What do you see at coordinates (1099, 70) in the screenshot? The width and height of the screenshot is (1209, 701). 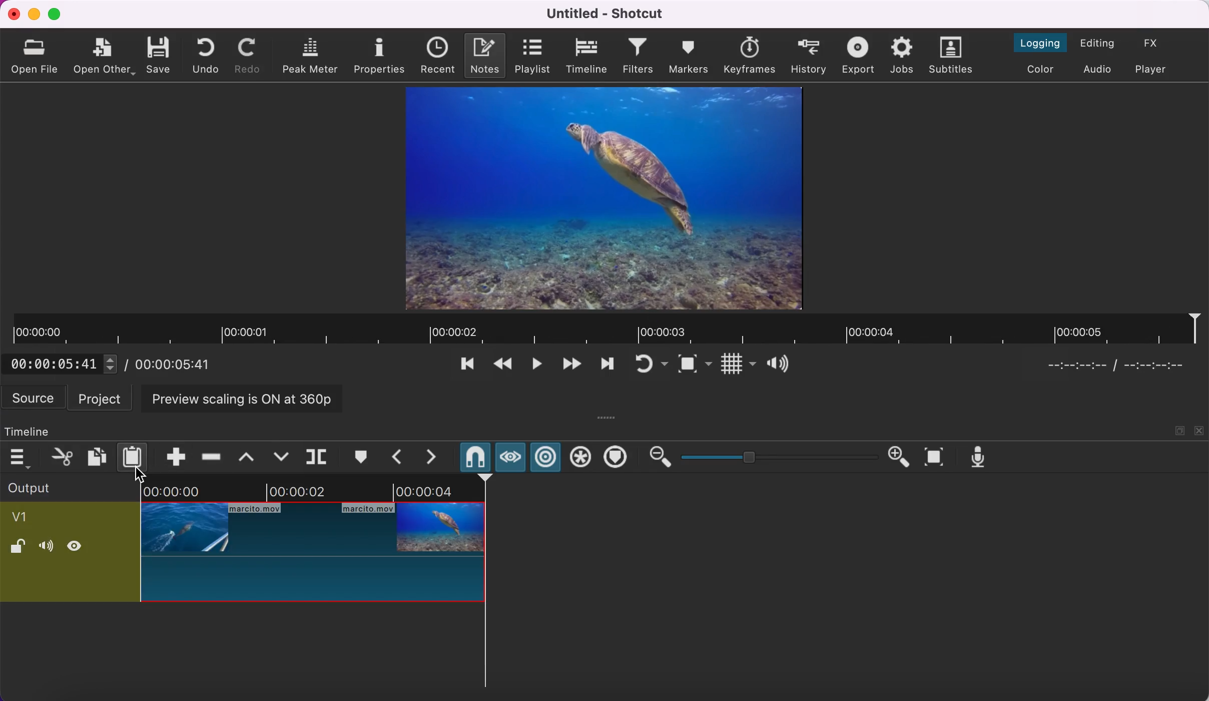 I see `switch to audio layout` at bounding box center [1099, 70].